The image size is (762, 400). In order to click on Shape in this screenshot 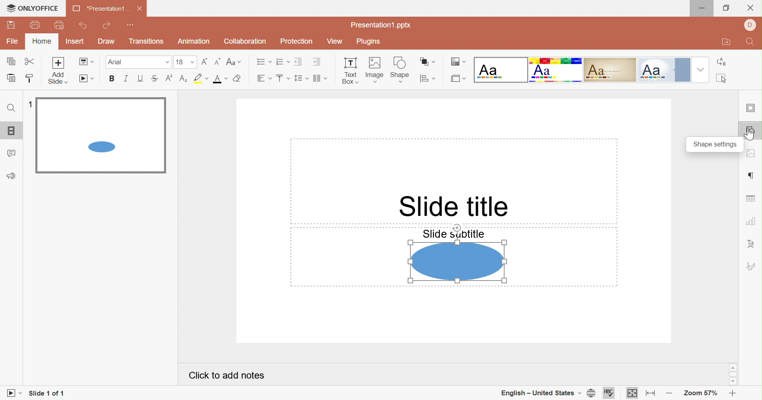, I will do `click(400, 70)`.